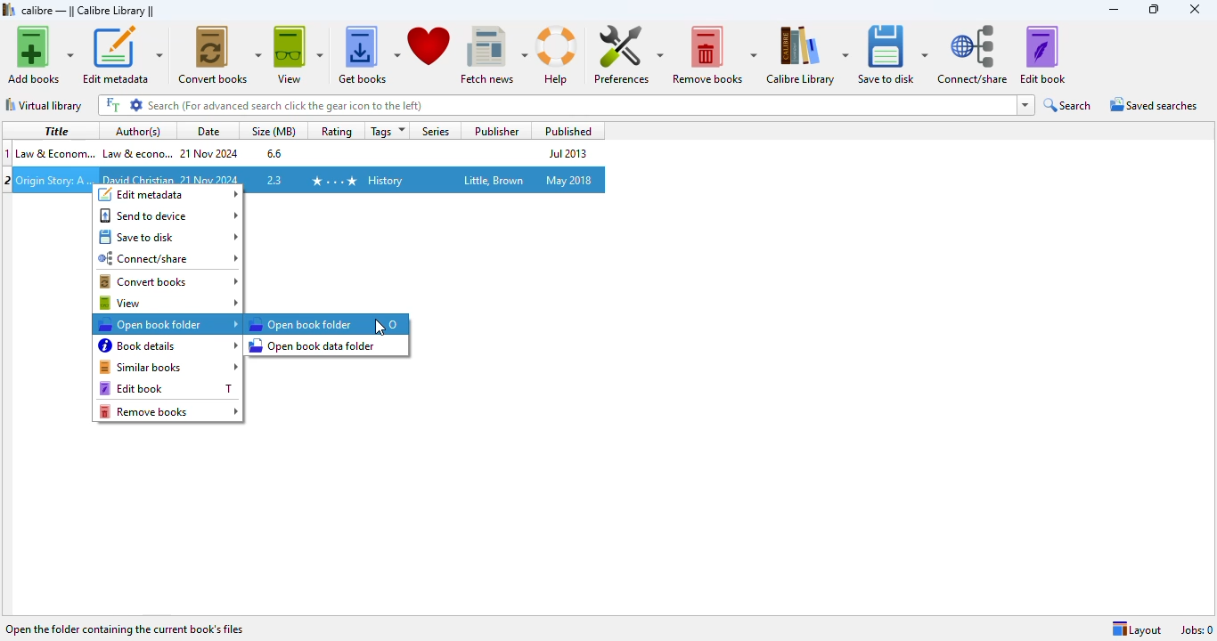  I want to click on little, brown, so click(494, 180).